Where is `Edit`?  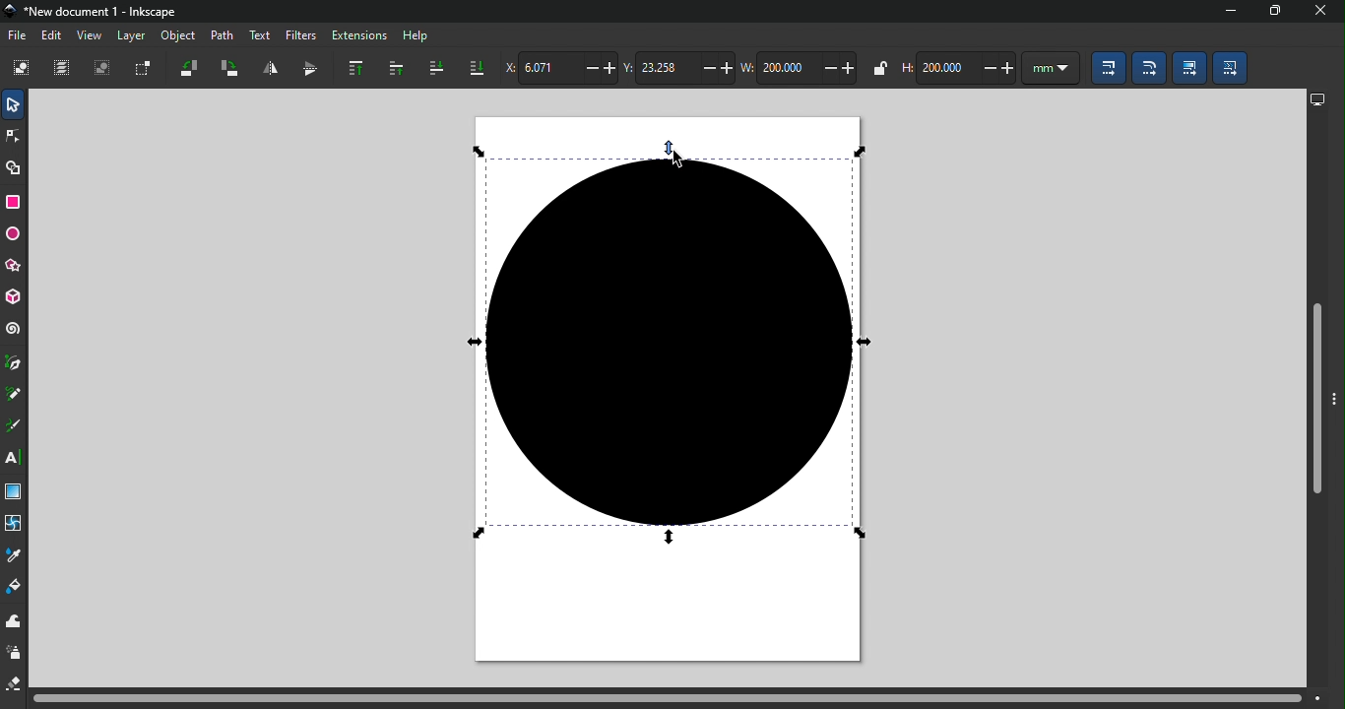 Edit is located at coordinates (52, 34).